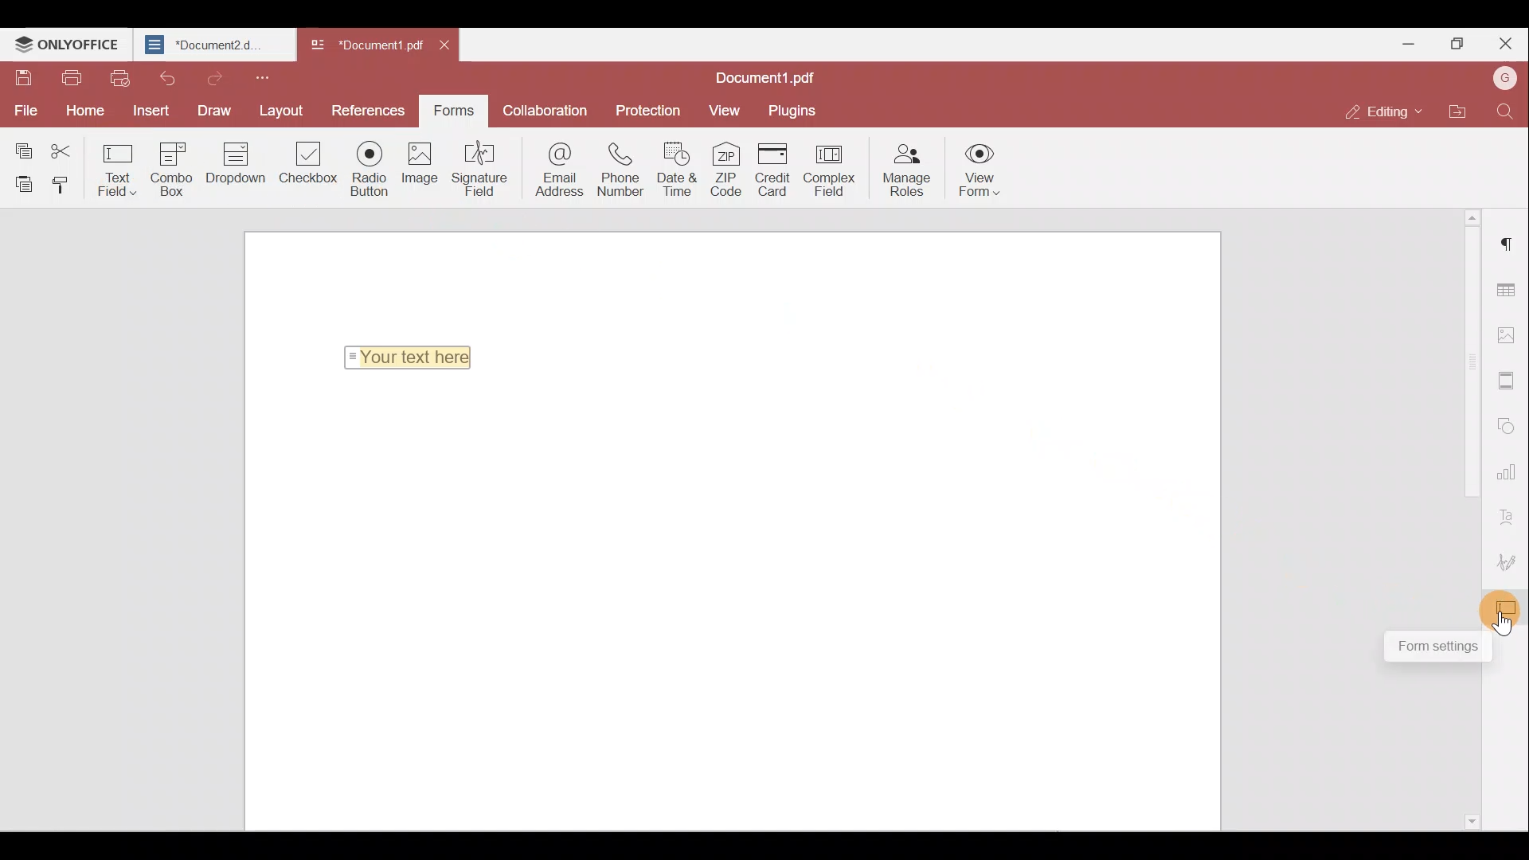 This screenshot has height=860, width=1529. Describe the element at coordinates (1510, 427) in the screenshot. I see `Shapes settings` at that location.